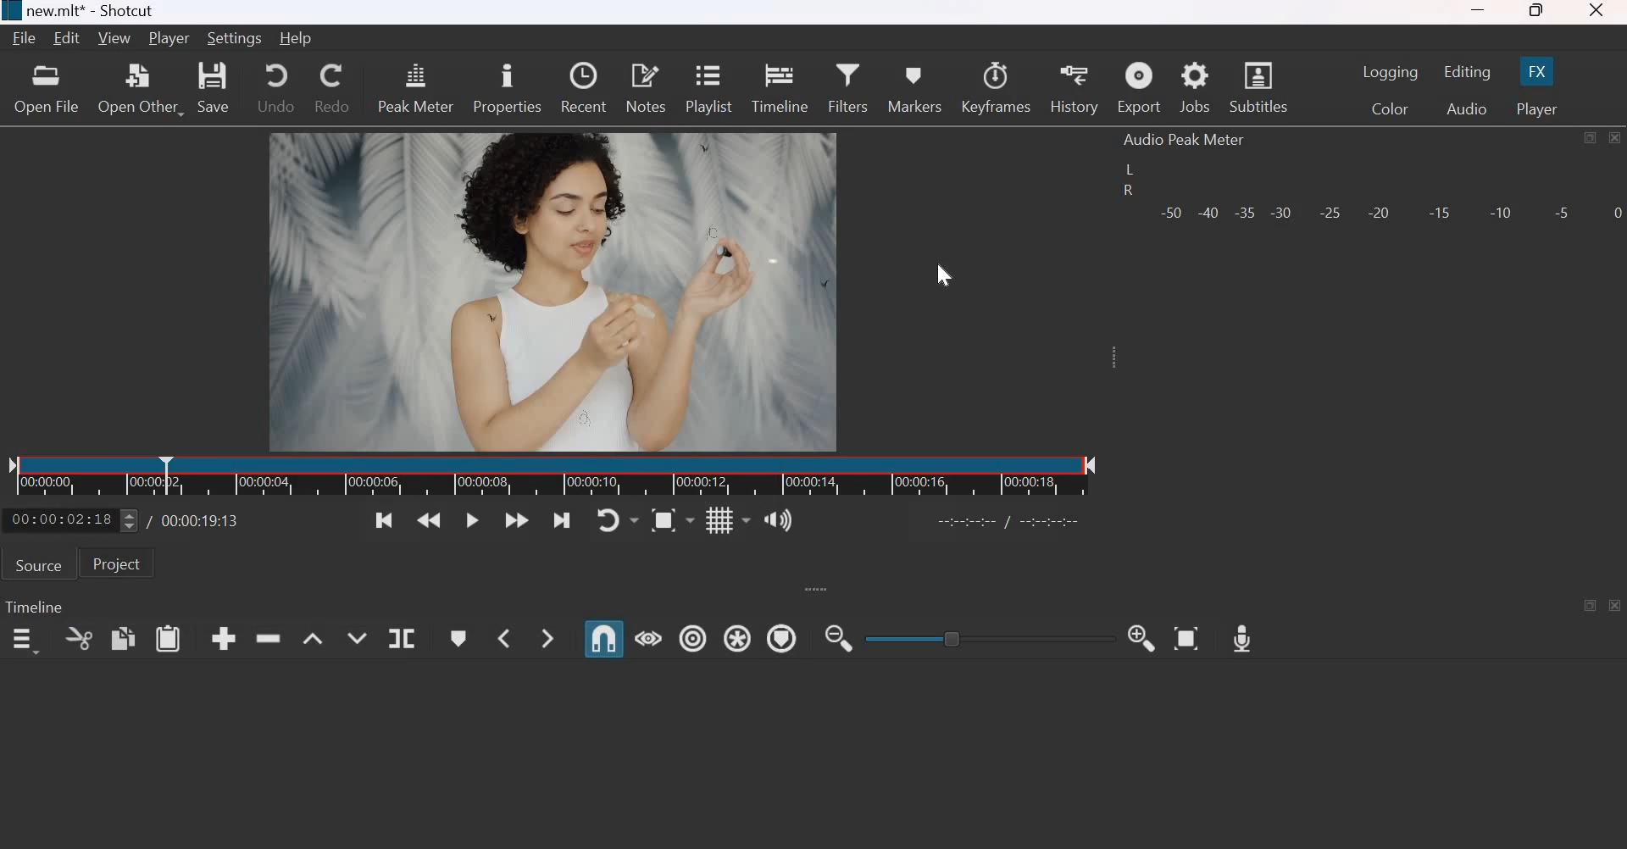 This screenshot has width=1627, height=849. I want to click on Open other, so click(142, 88).